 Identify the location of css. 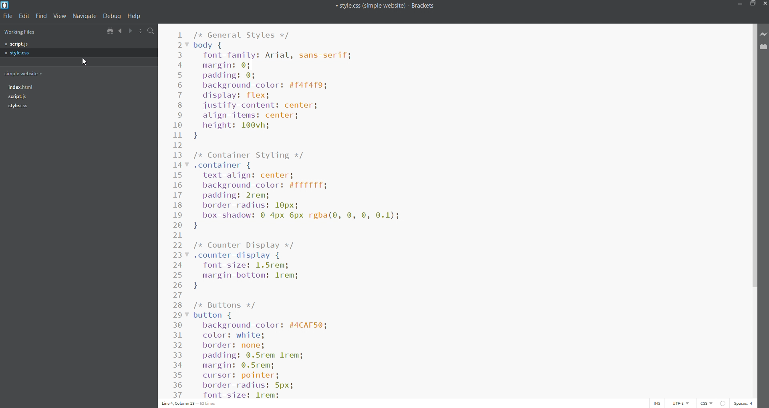
(707, 403).